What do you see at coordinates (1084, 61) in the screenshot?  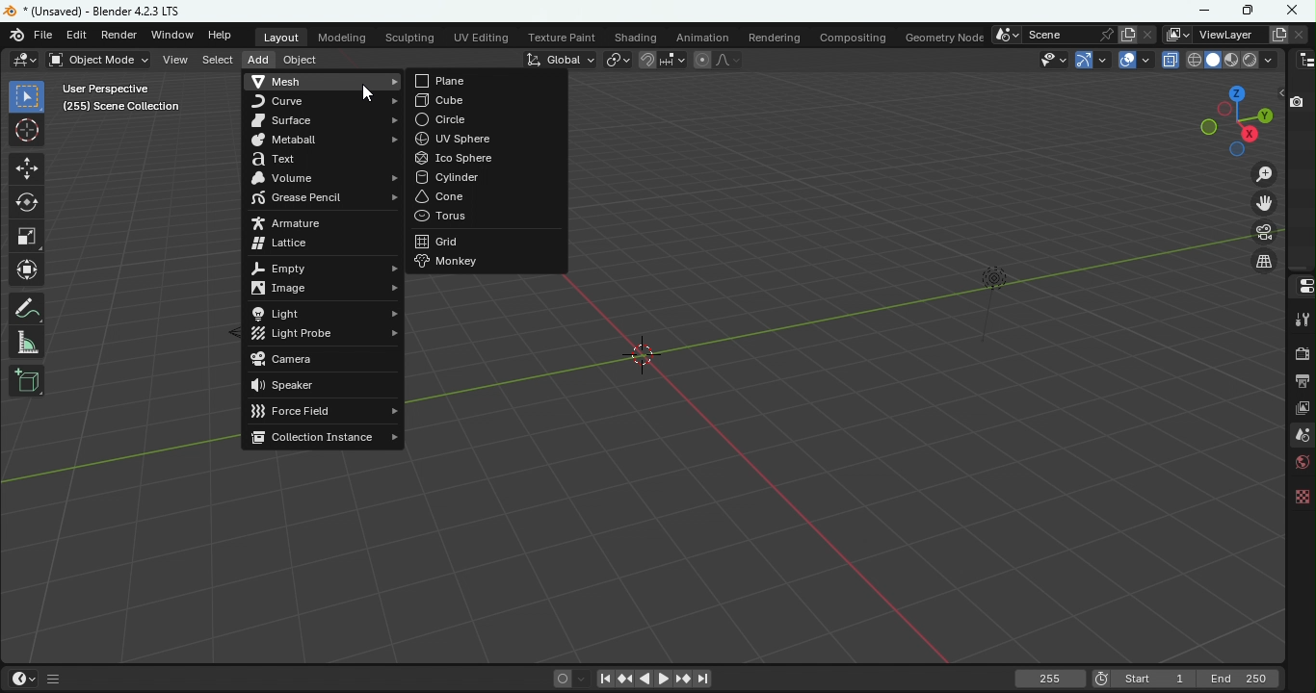 I see `Show Gizmo` at bounding box center [1084, 61].